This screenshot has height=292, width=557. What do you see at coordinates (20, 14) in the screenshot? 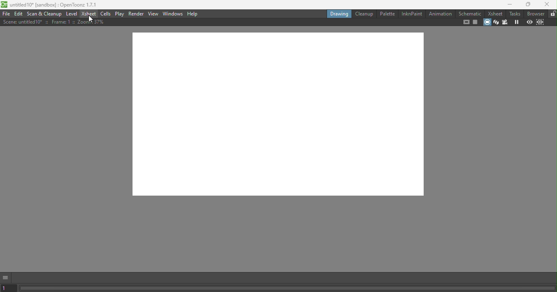
I see `Edit` at bounding box center [20, 14].